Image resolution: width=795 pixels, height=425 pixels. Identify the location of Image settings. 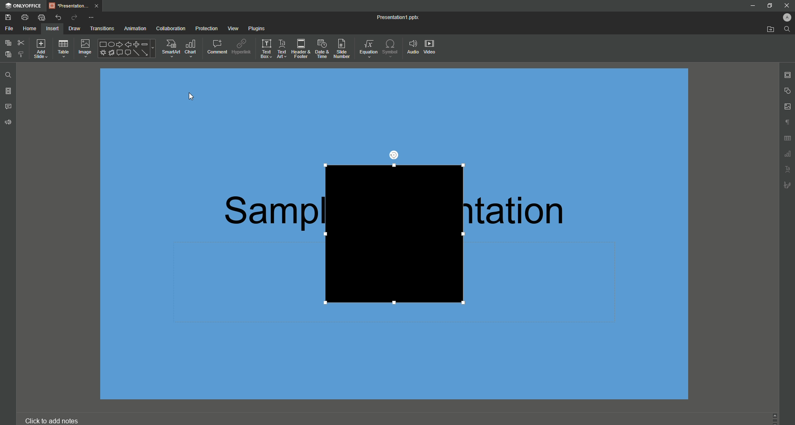
(786, 106).